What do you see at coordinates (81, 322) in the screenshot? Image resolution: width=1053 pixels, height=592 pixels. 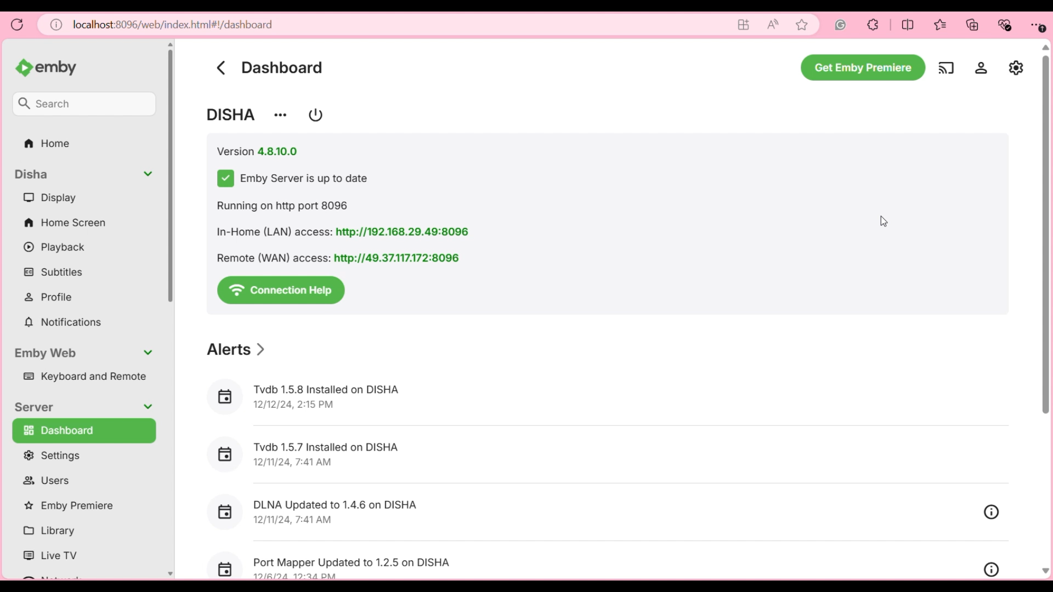 I see `Notifications` at bounding box center [81, 322].